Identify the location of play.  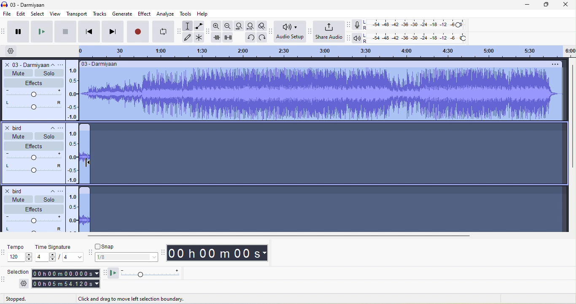
(40, 32).